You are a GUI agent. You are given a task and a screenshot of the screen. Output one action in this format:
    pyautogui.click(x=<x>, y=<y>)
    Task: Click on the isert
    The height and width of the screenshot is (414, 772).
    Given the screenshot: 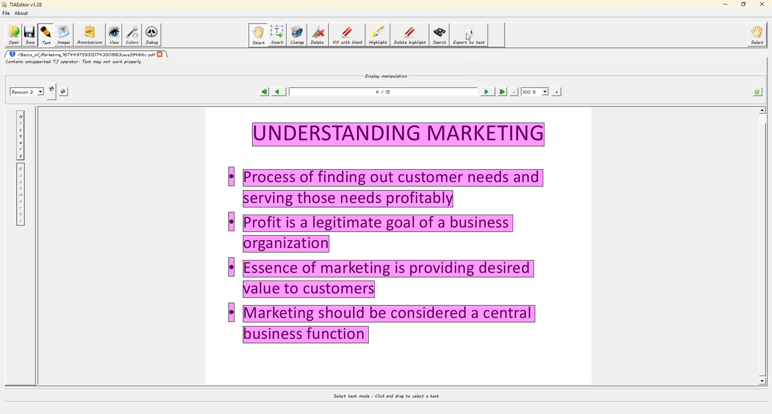 What is the action you would take?
    pyautogui.click(x=277, y=34)
    